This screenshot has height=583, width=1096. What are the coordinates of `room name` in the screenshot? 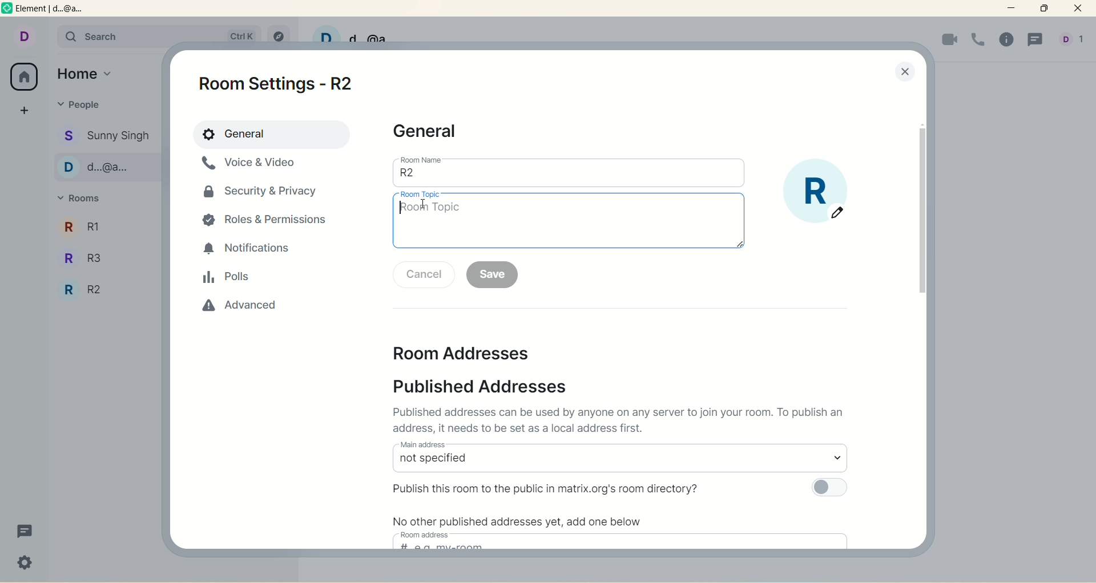 It's located at (569, 177).